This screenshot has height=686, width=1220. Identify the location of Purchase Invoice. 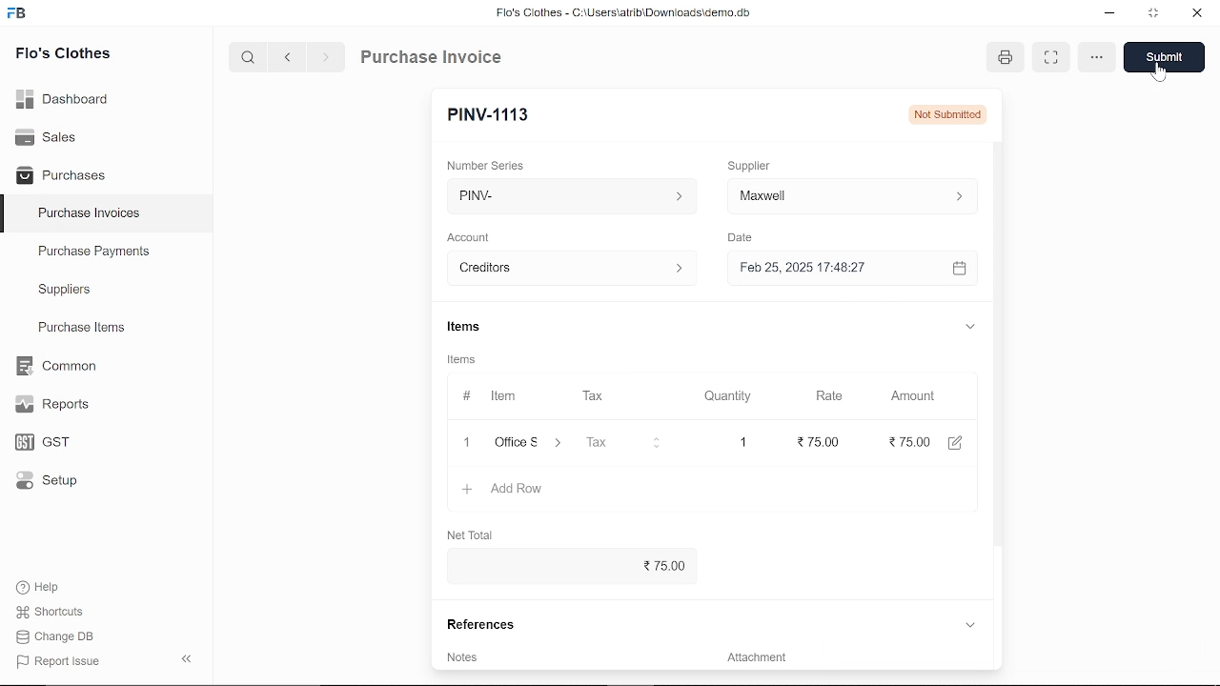
(435, 59).